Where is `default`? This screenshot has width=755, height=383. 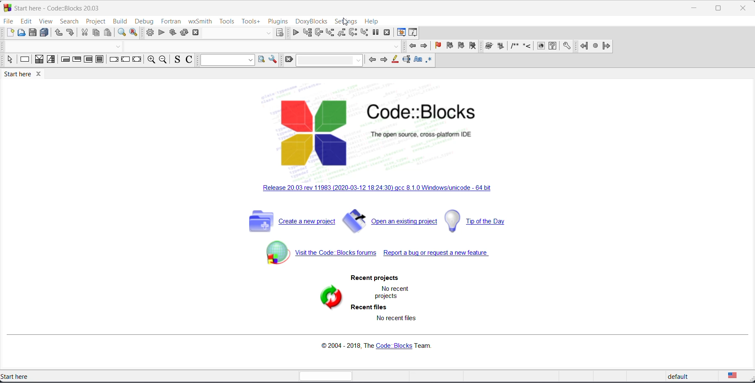 default is located at coordinates (682, 377).